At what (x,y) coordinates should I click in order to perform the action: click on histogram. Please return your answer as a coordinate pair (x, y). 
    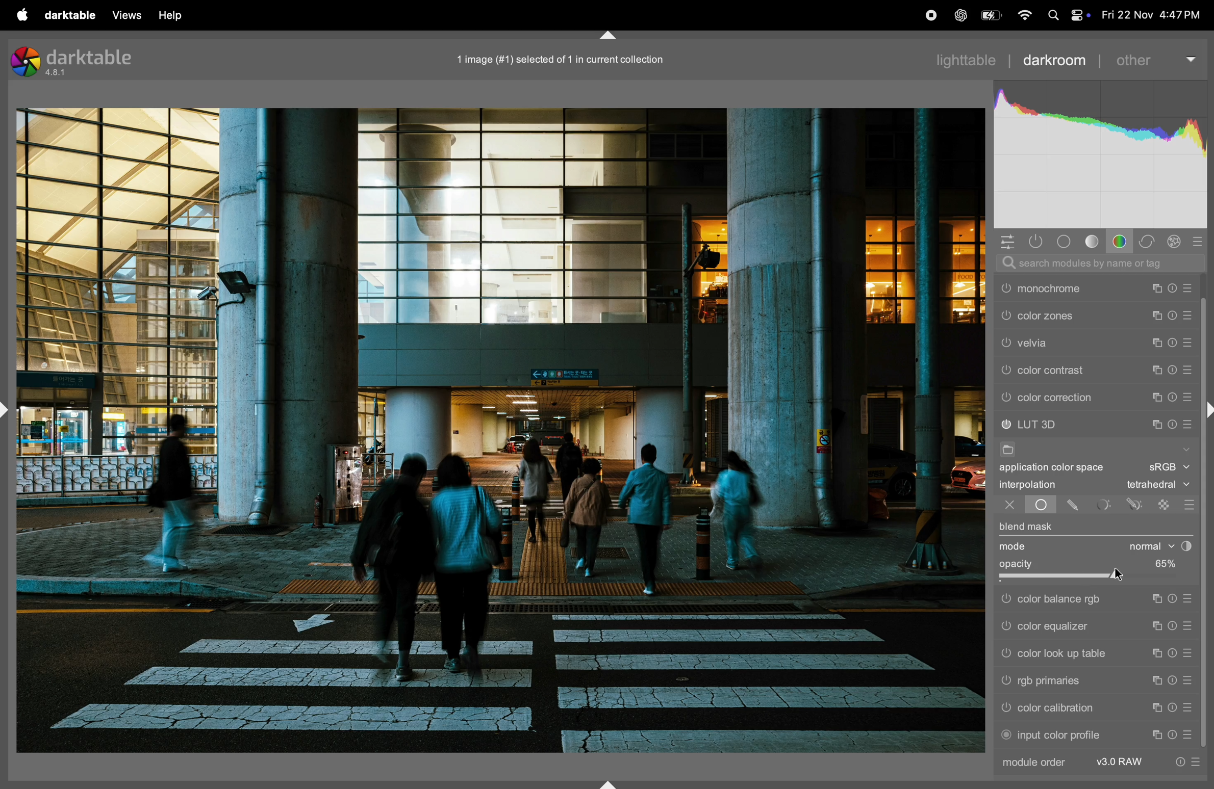
    Looking at the image, I should click on (1102, 151).